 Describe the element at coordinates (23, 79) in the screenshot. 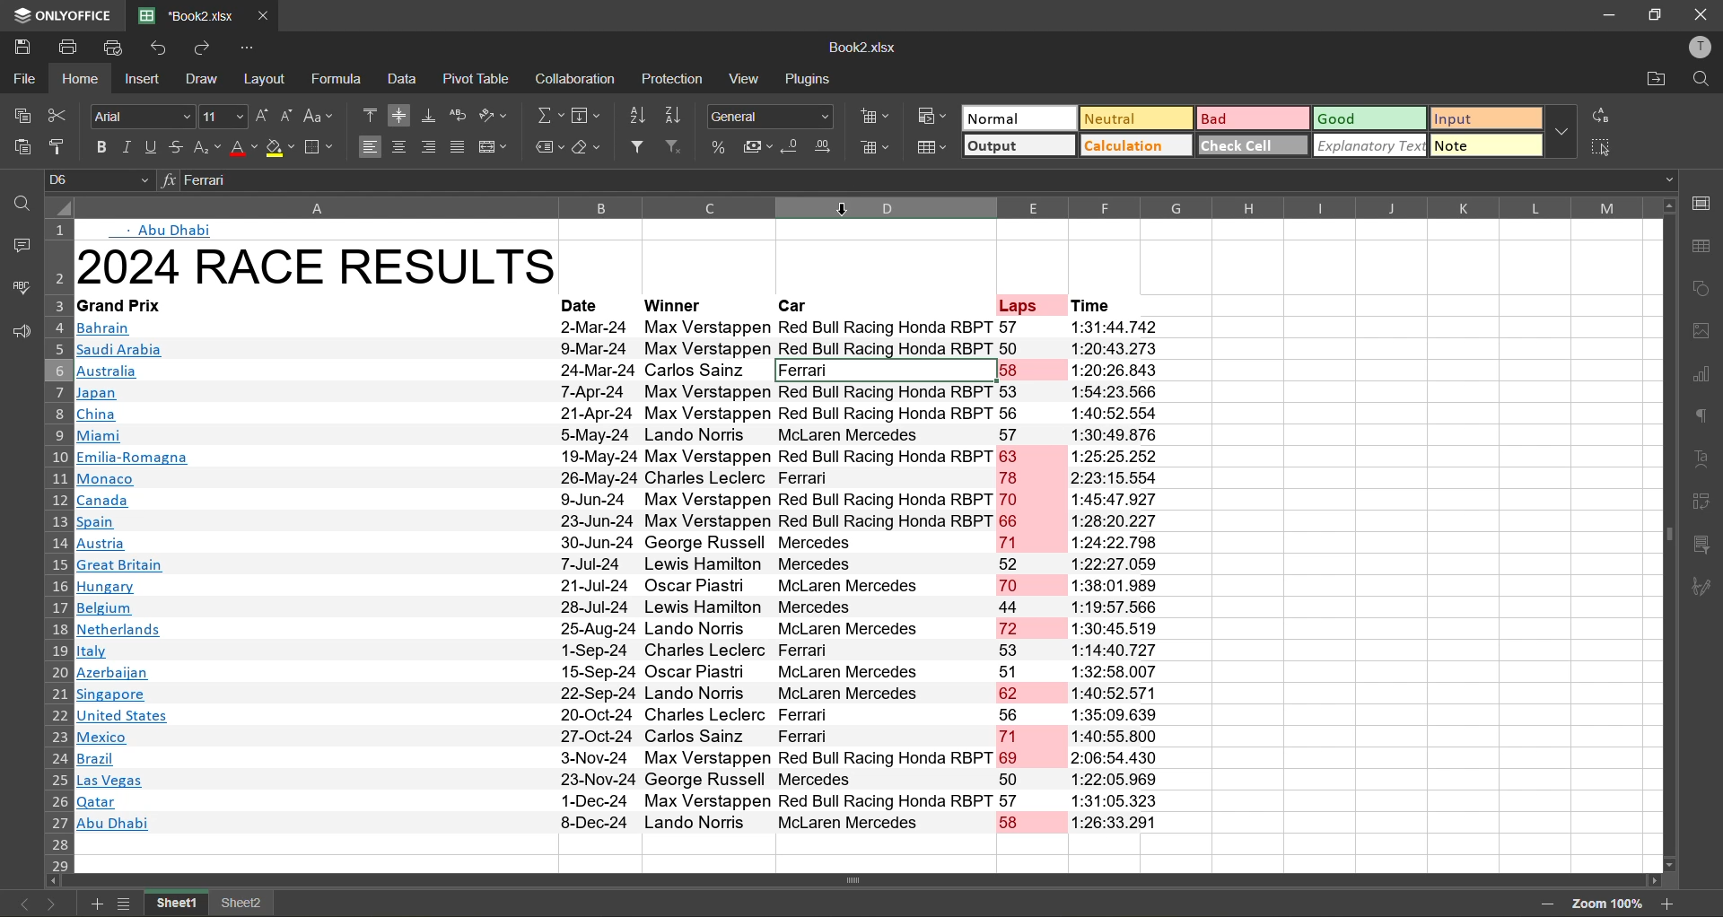

I see `file` at that location.